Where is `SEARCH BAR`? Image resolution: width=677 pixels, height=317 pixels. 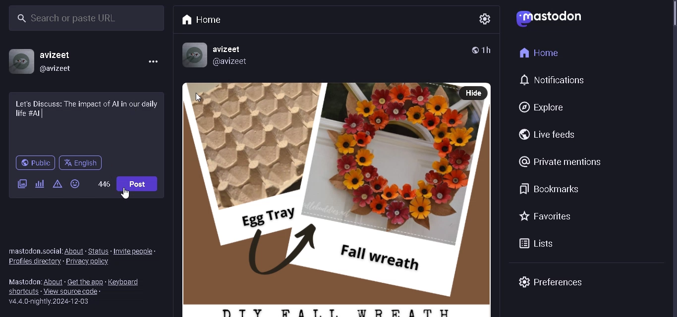
SEARCH BAR is located at coordinates (88, 19).